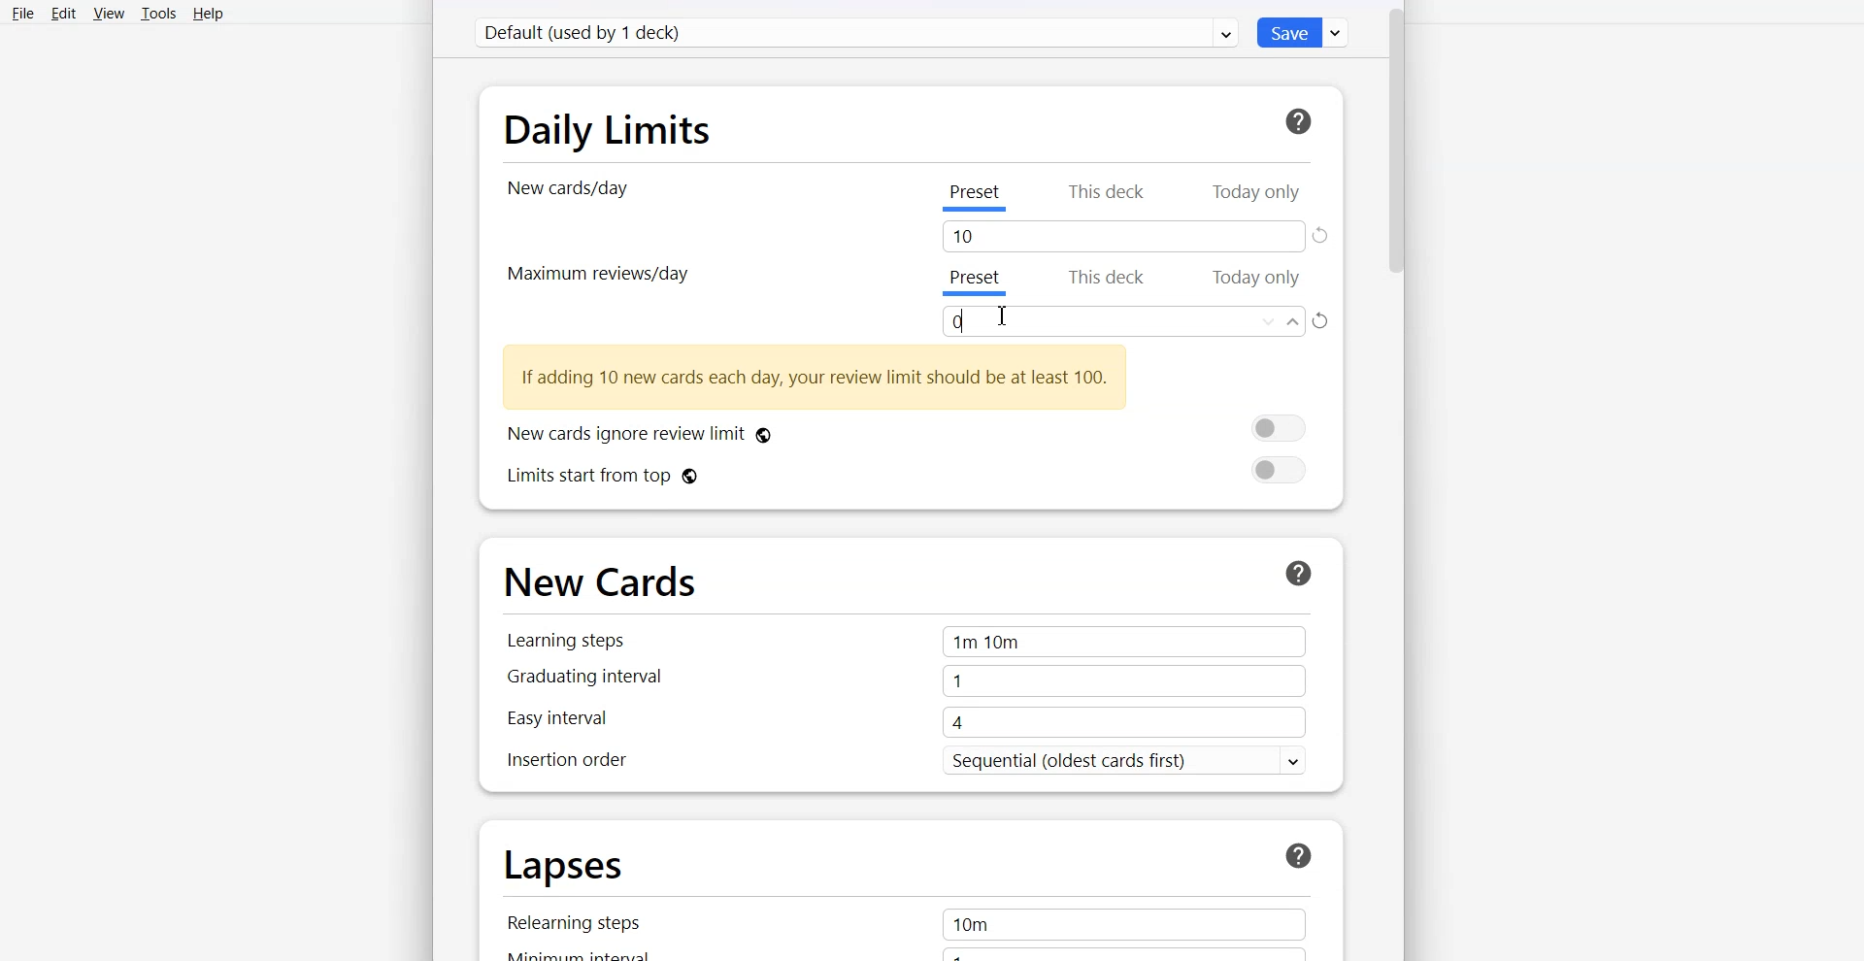 The height and width of the screenshot is (961, 1864). I want to click on Enter amount, so click(1122, 321).